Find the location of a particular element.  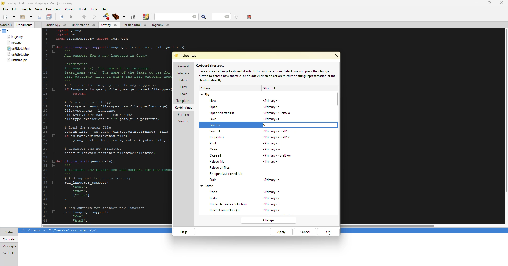

tools is located at coordinates (183, 94).